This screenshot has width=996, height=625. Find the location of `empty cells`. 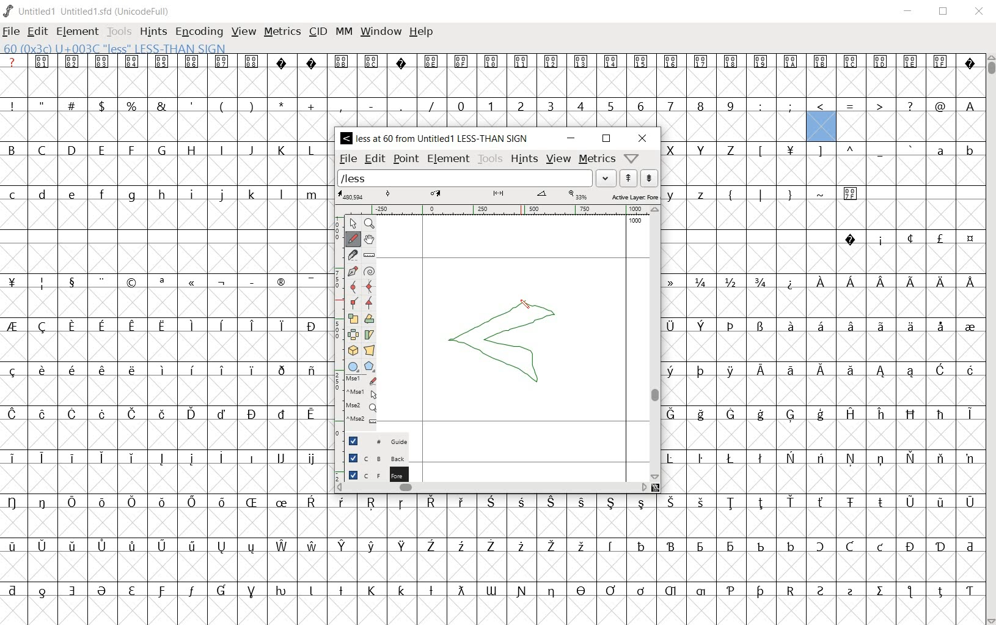

empty cells is located at coordinates (817, 303).